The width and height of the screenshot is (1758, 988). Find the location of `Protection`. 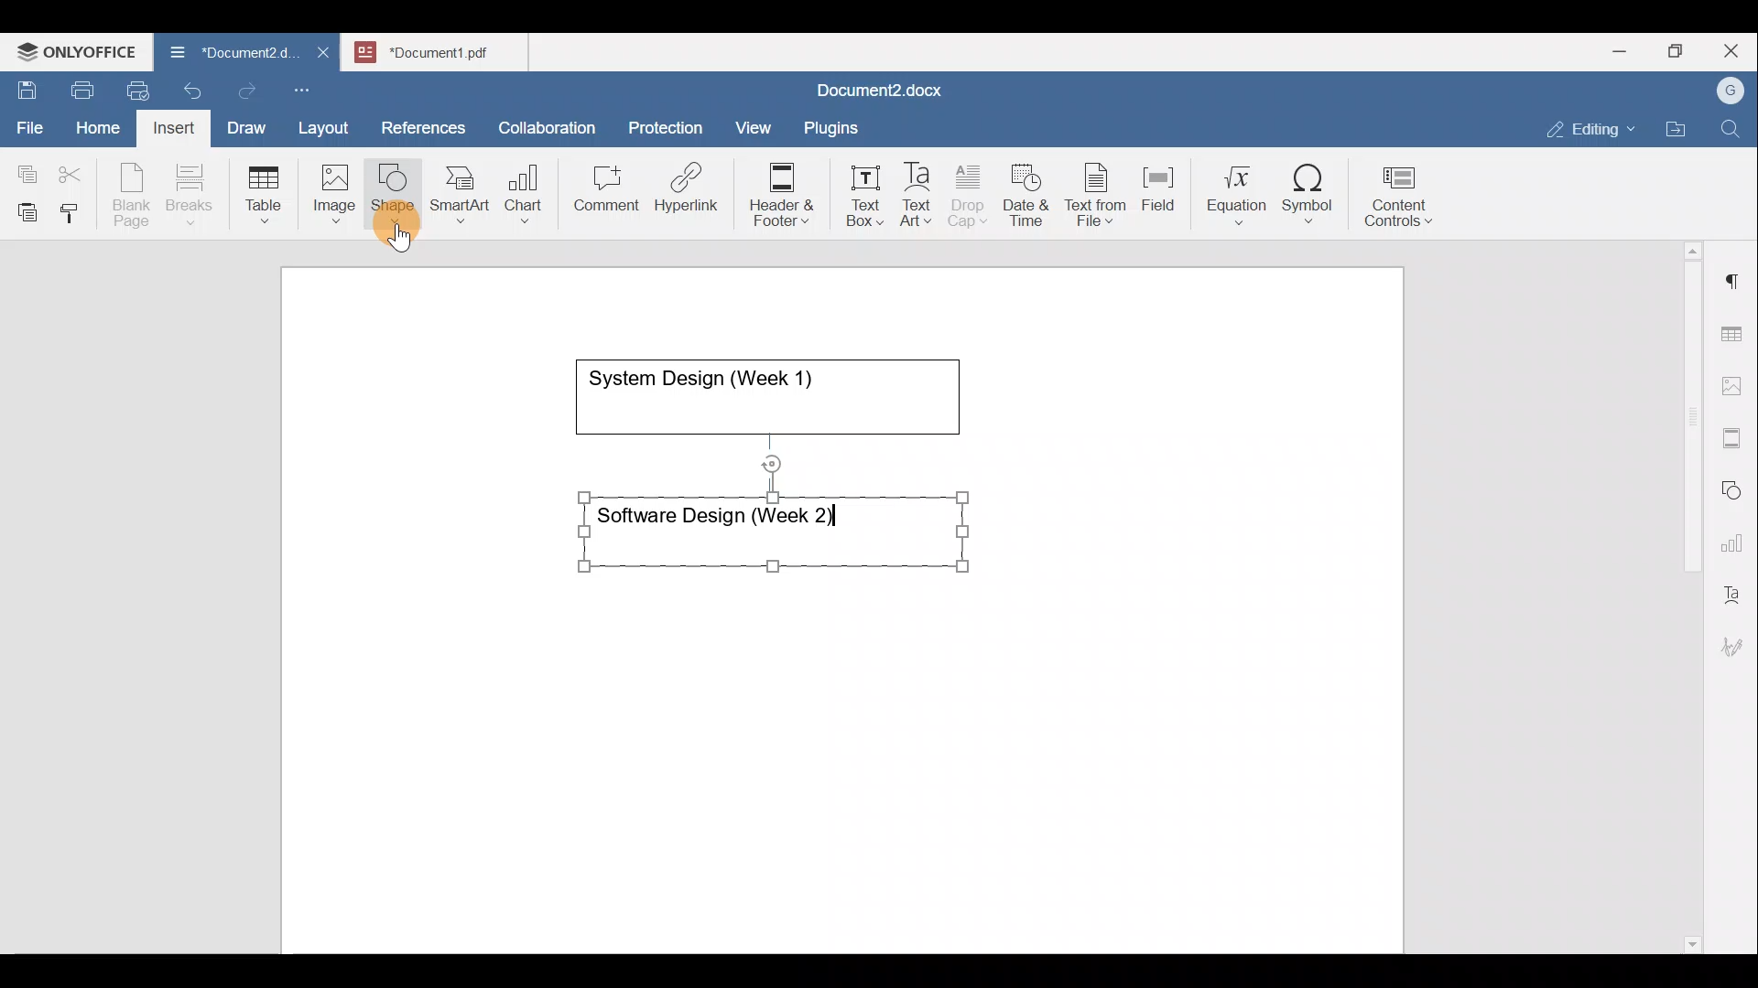

Protection is located at coordinates (671, 125).